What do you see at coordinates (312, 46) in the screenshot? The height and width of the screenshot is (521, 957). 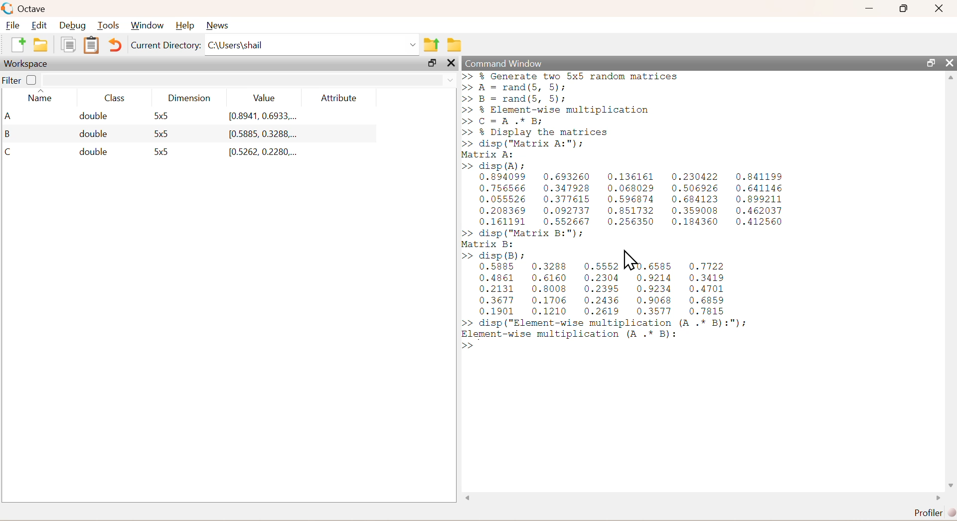 I see `C:/Users/Shail` at bounding box center [312, 46].